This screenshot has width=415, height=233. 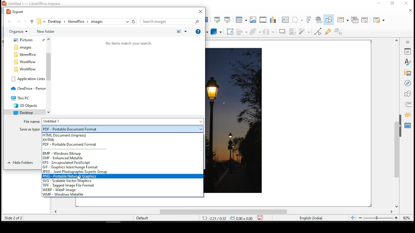 I want to click on folder, so click(x=23, y=112).